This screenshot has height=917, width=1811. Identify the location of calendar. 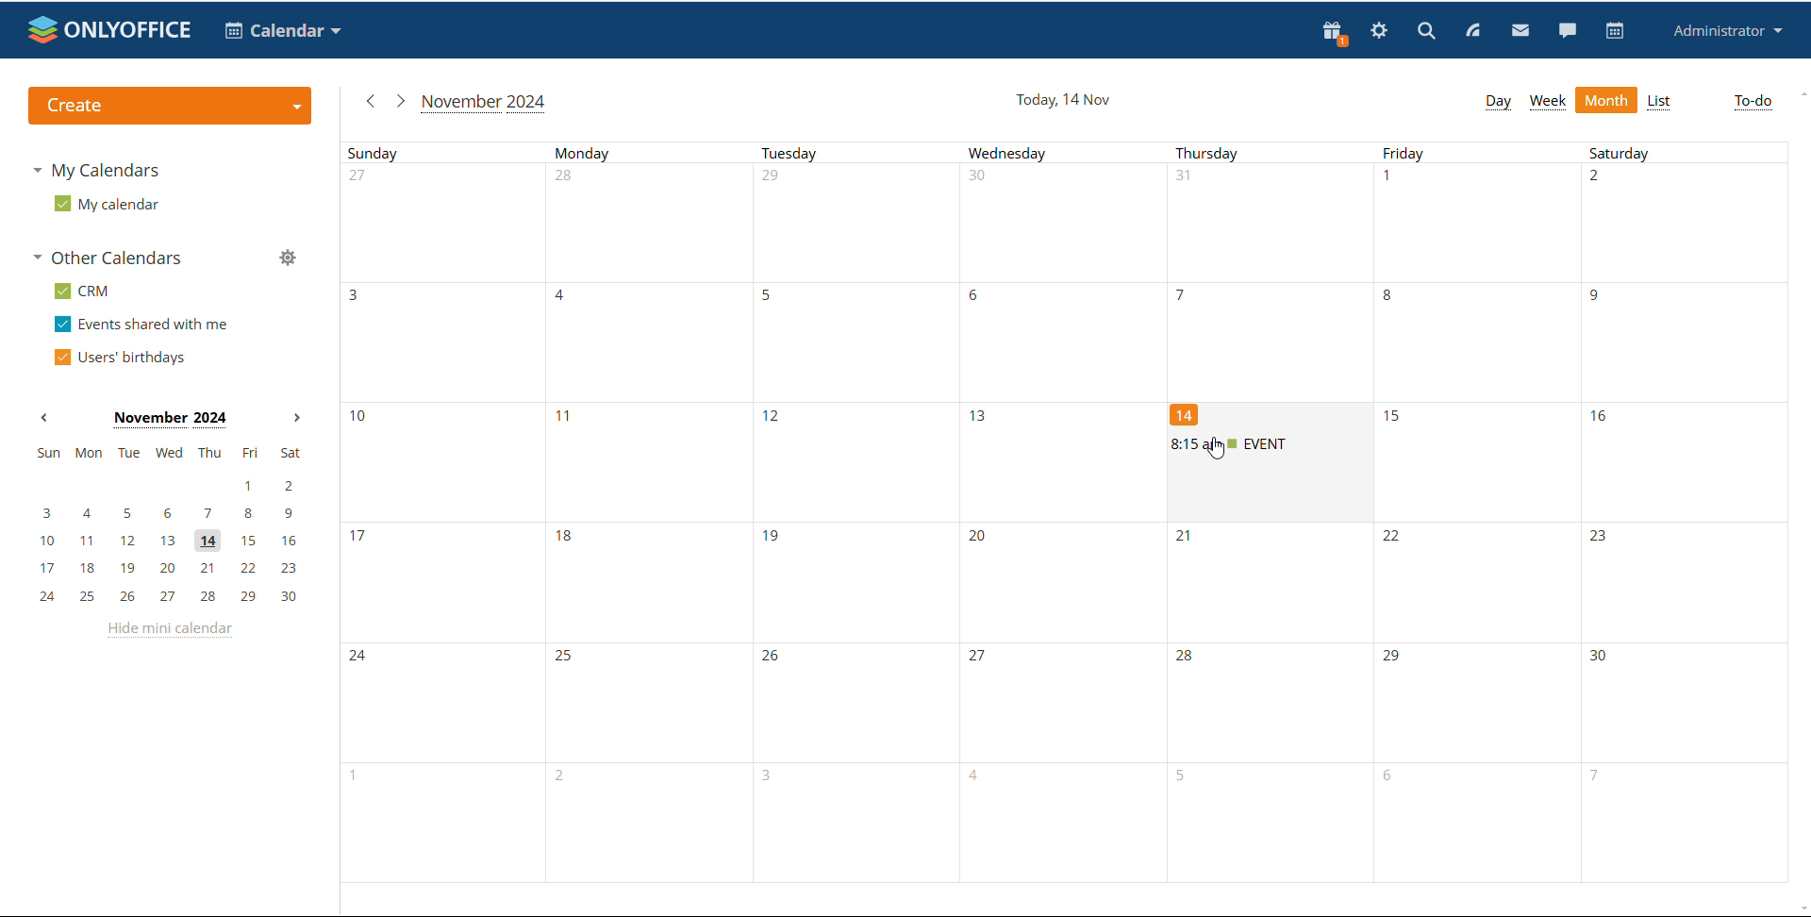
(1616, 31).